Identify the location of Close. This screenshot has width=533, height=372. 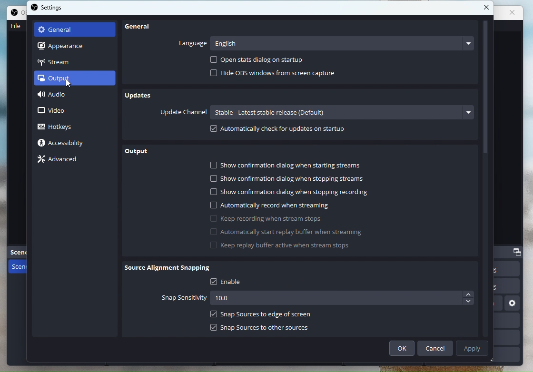
(488, 8).